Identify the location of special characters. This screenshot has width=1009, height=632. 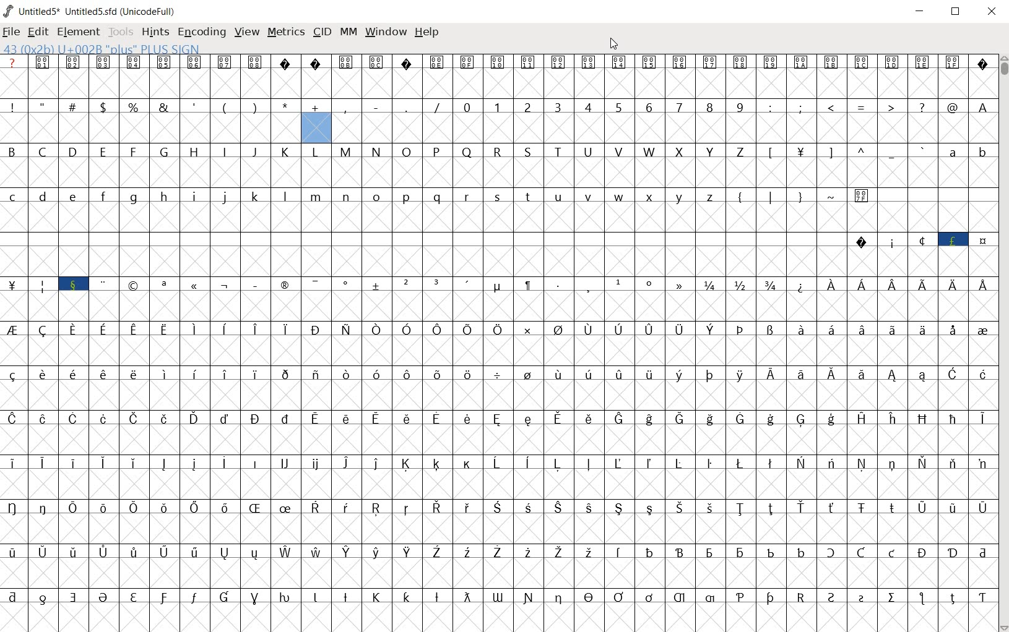
(801, 210).